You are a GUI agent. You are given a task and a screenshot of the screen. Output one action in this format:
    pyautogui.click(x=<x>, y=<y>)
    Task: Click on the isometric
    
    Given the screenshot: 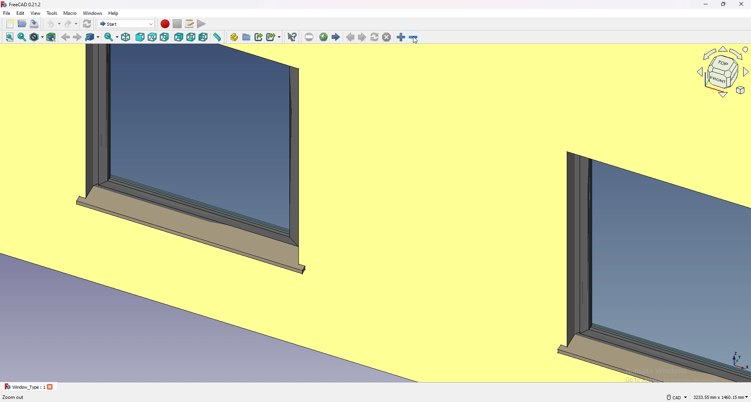 What is the action you would take?
    pyautogui.click(x=126, y=37)
    